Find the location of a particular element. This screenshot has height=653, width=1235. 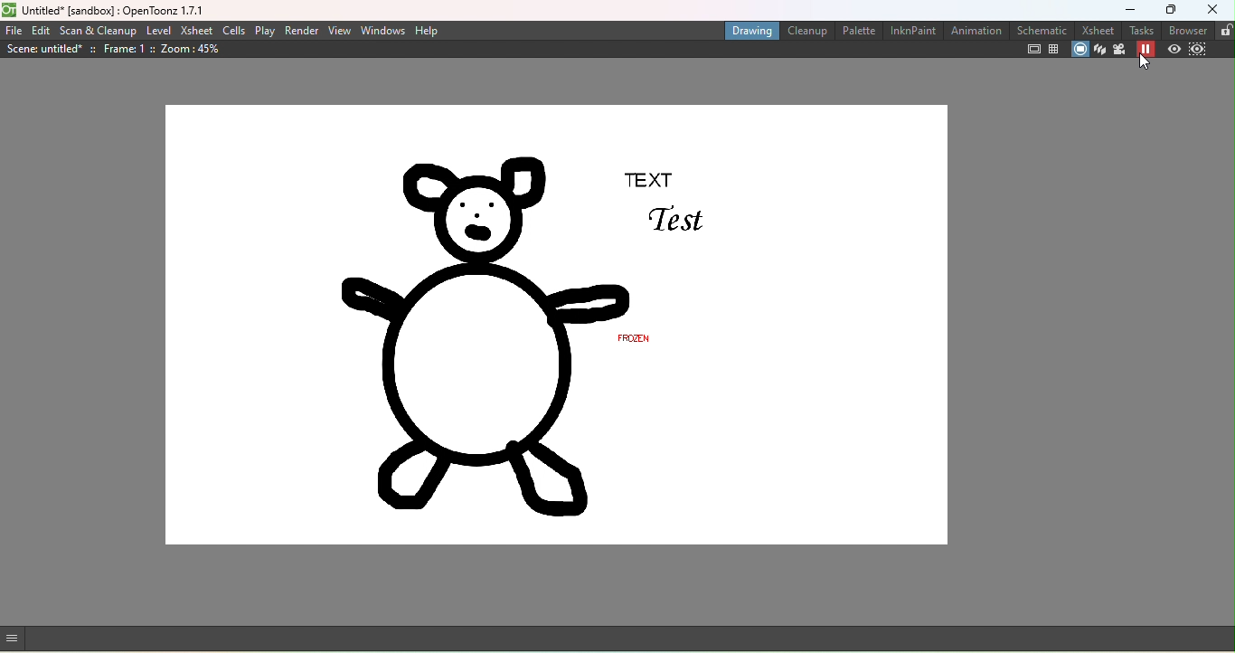

Cleanup is located at coordinates (806, 31).